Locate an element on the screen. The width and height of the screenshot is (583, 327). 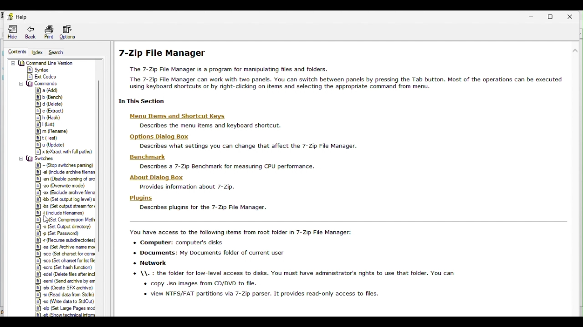
Set password is located at coordinates (61, 234).